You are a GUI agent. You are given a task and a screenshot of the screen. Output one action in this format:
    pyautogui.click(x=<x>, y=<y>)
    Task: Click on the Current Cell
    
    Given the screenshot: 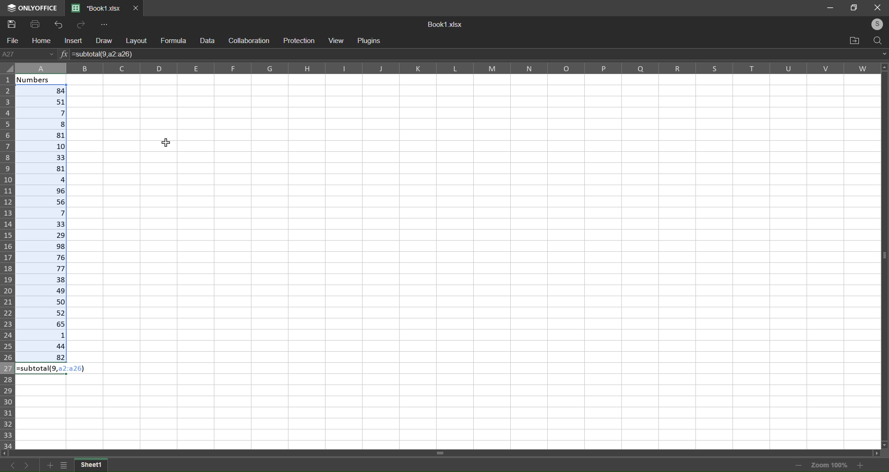 What is the action you would take?
    pyautogui.click(x=29, y=53)
    